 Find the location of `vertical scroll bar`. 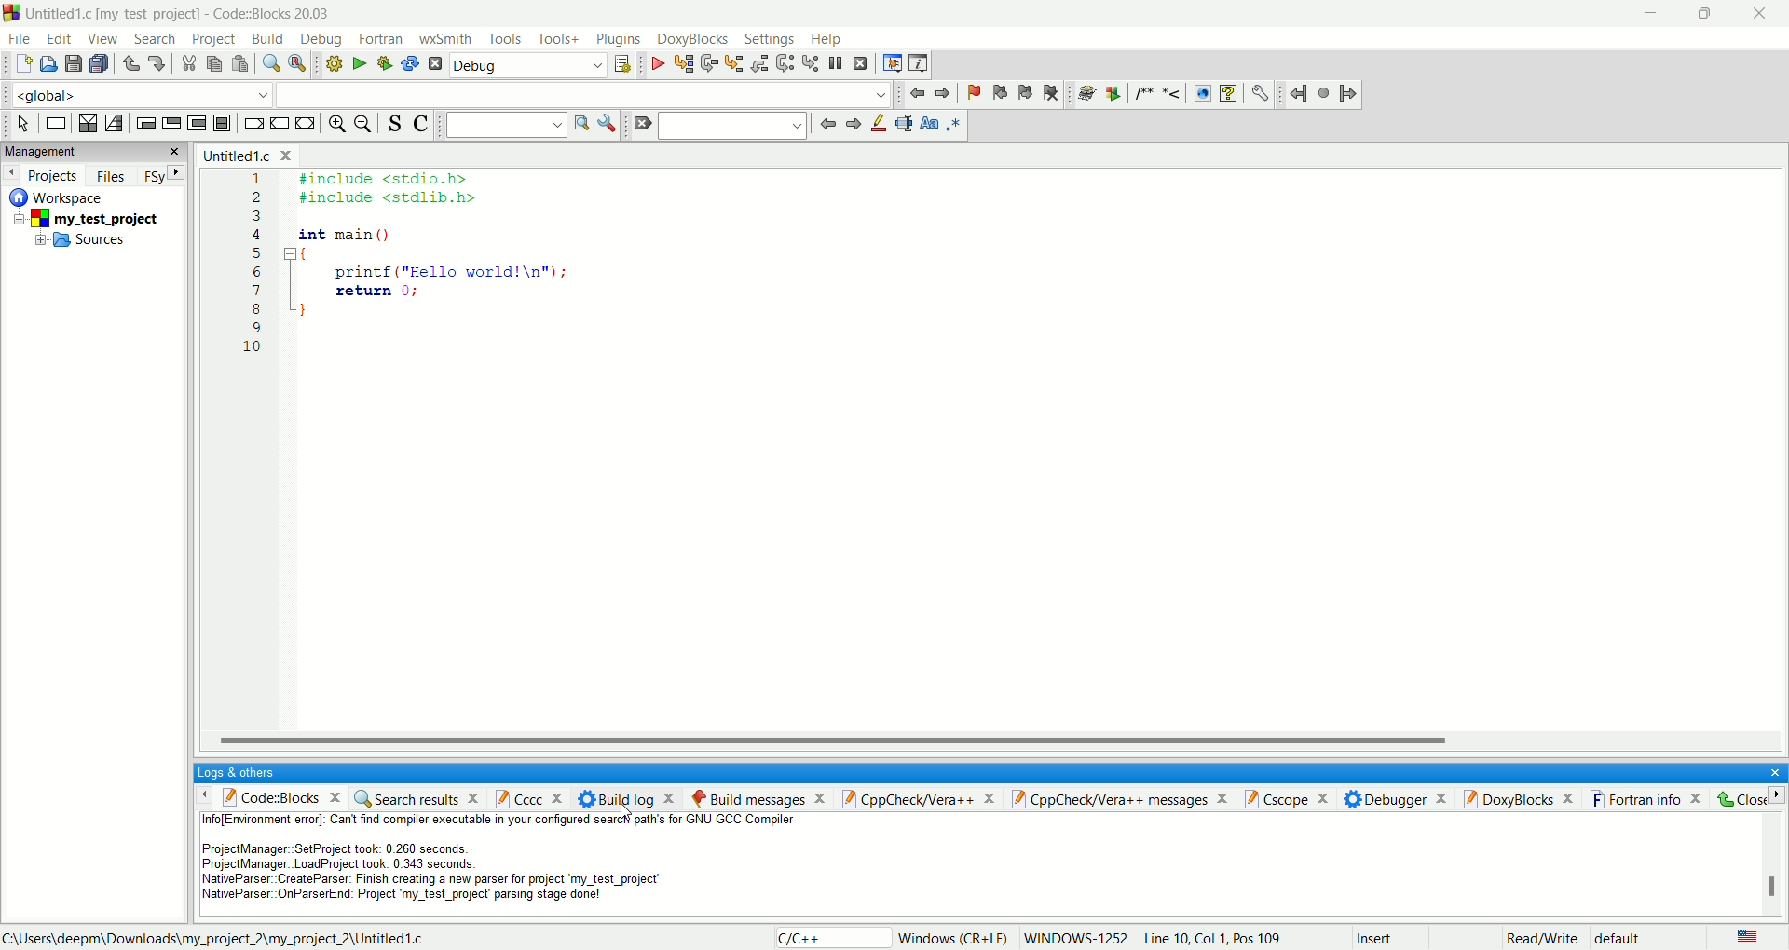

vertical scroll bar is located at coordinates (1773, 864).